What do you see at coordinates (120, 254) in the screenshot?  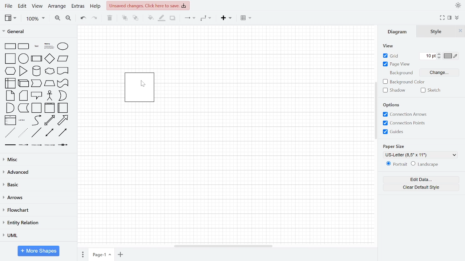 I see `add page` at bounding box center [120, 254].